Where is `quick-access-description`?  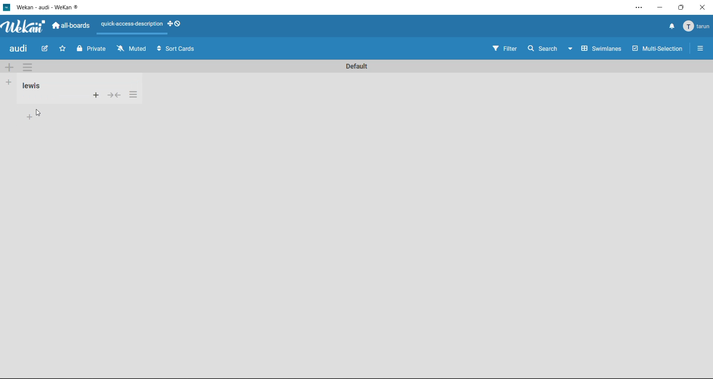 quick-access-description is located at coordinates (132, 24).